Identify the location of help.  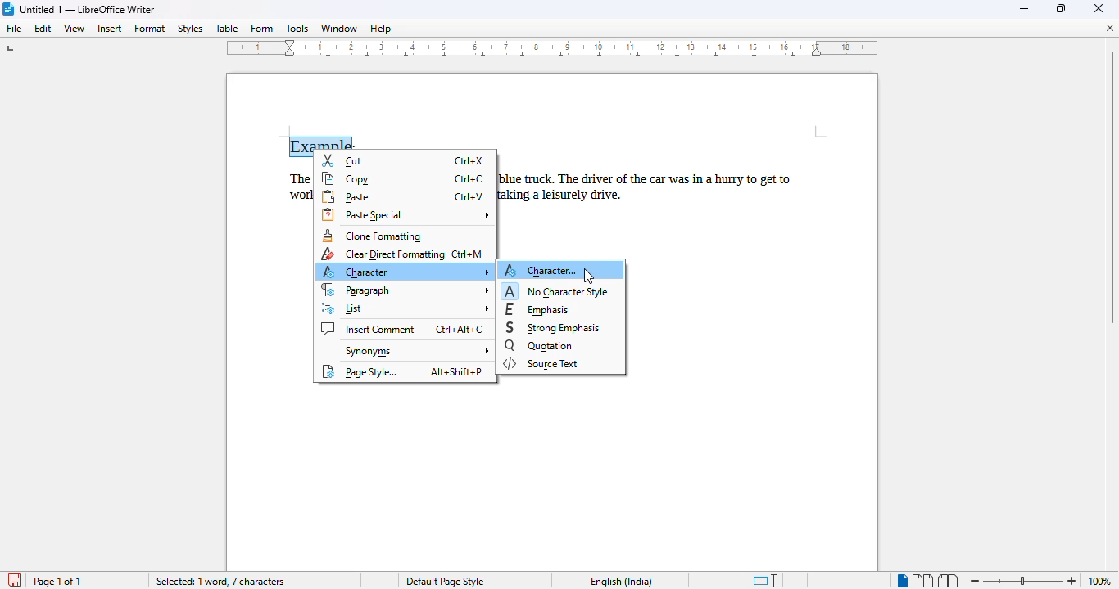
(381, 29).